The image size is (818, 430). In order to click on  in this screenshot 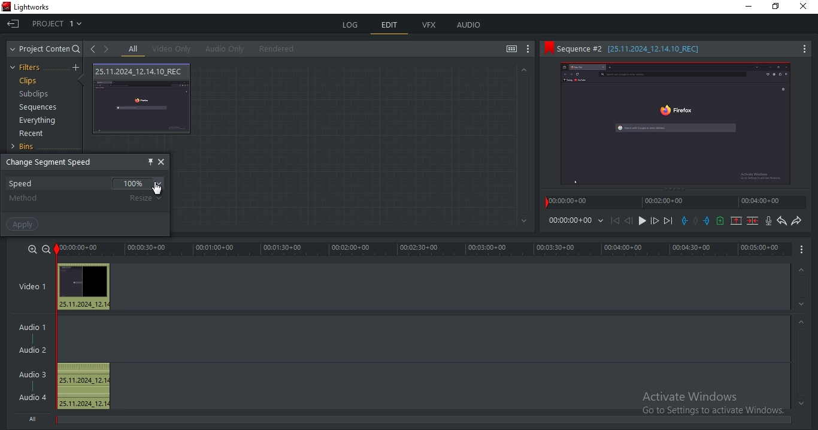, I will do `click(107, 49)`.